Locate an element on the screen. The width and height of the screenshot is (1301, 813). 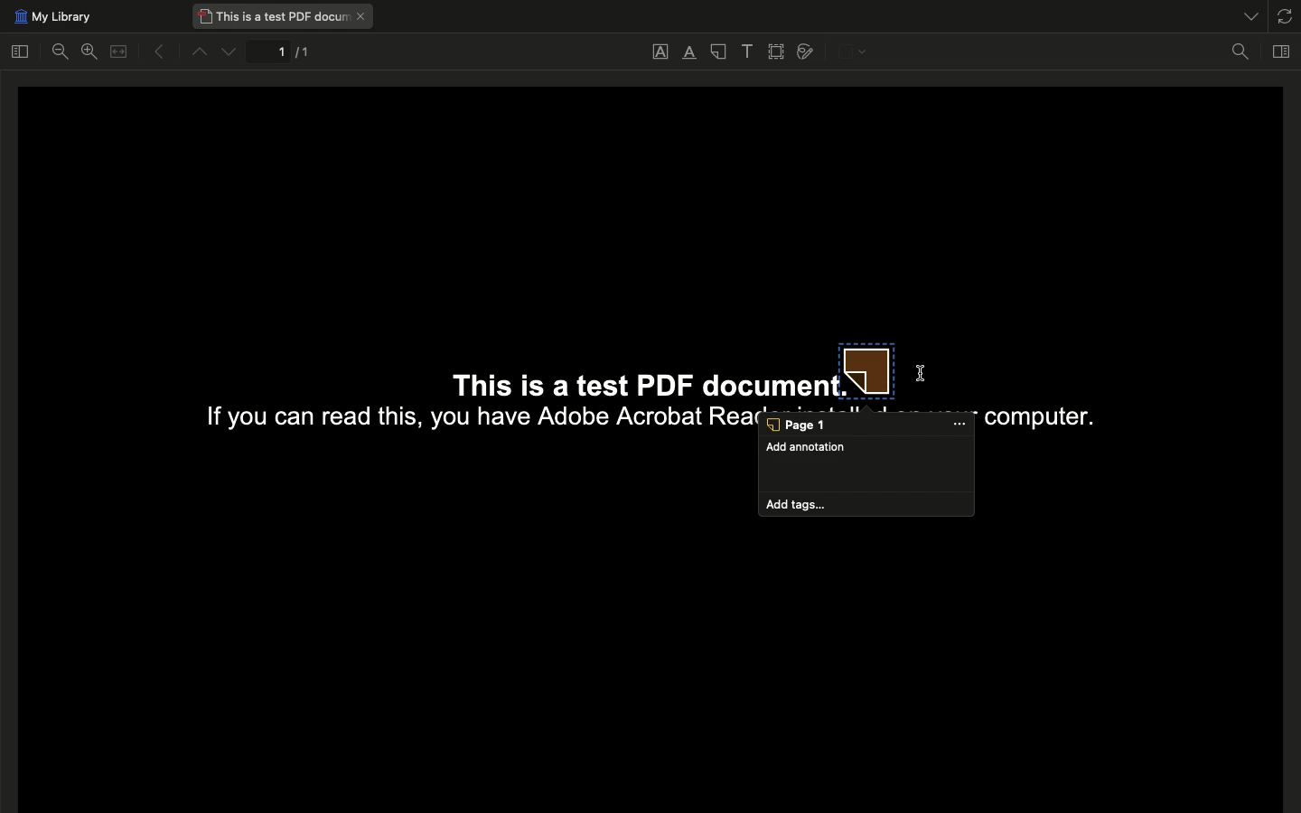
Underline text is located at coordinates (660, 51).